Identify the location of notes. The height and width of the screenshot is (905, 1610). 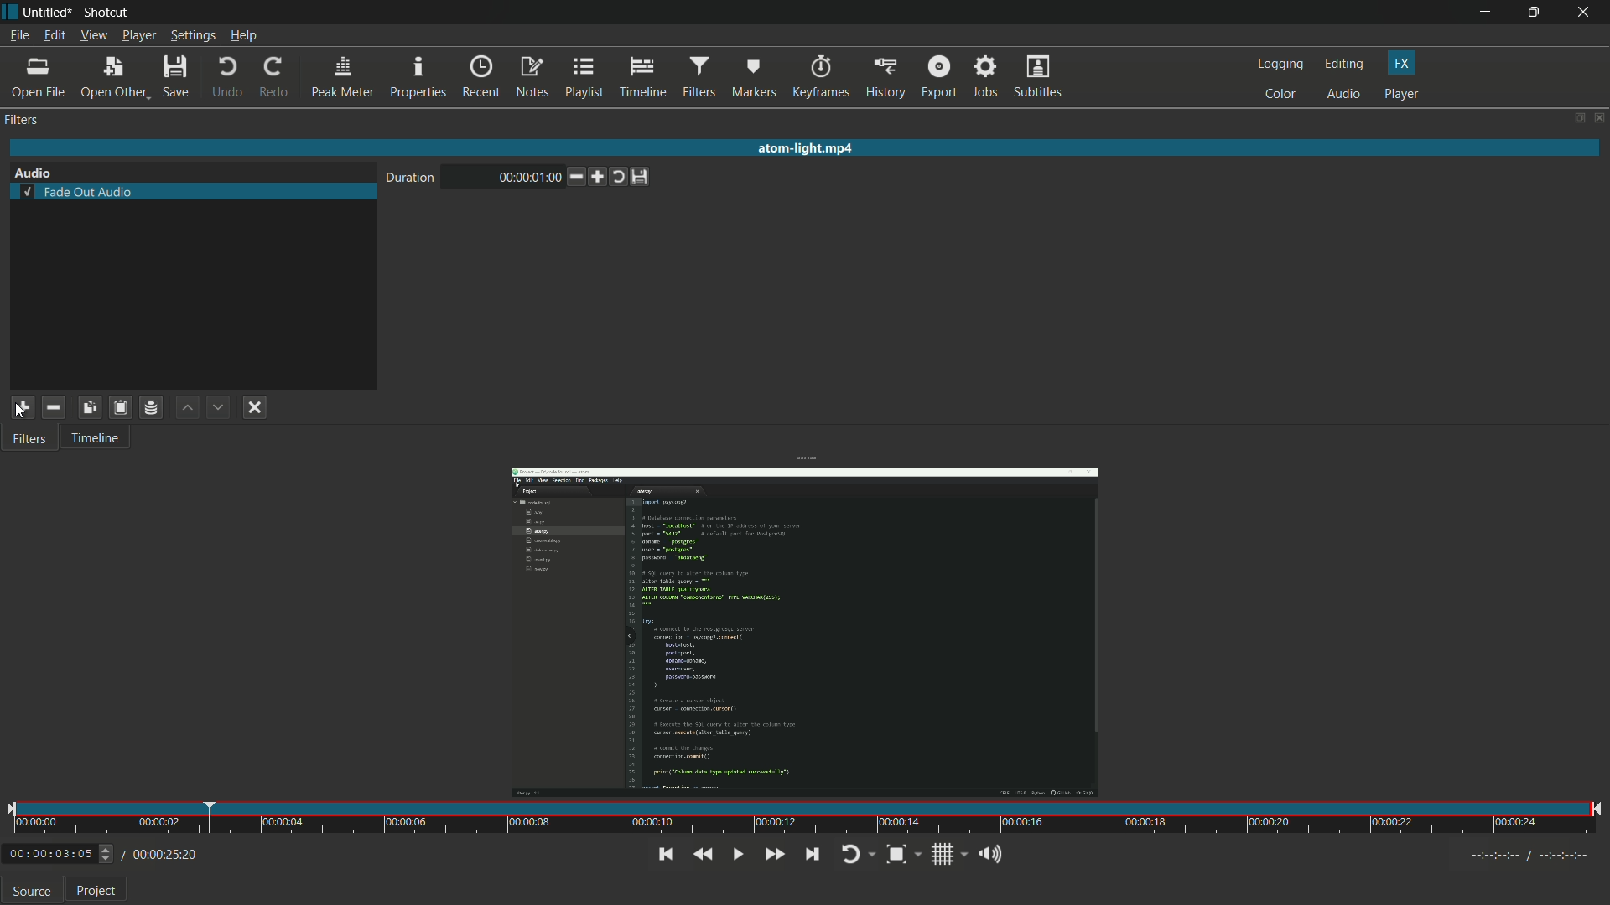
(532, 78).